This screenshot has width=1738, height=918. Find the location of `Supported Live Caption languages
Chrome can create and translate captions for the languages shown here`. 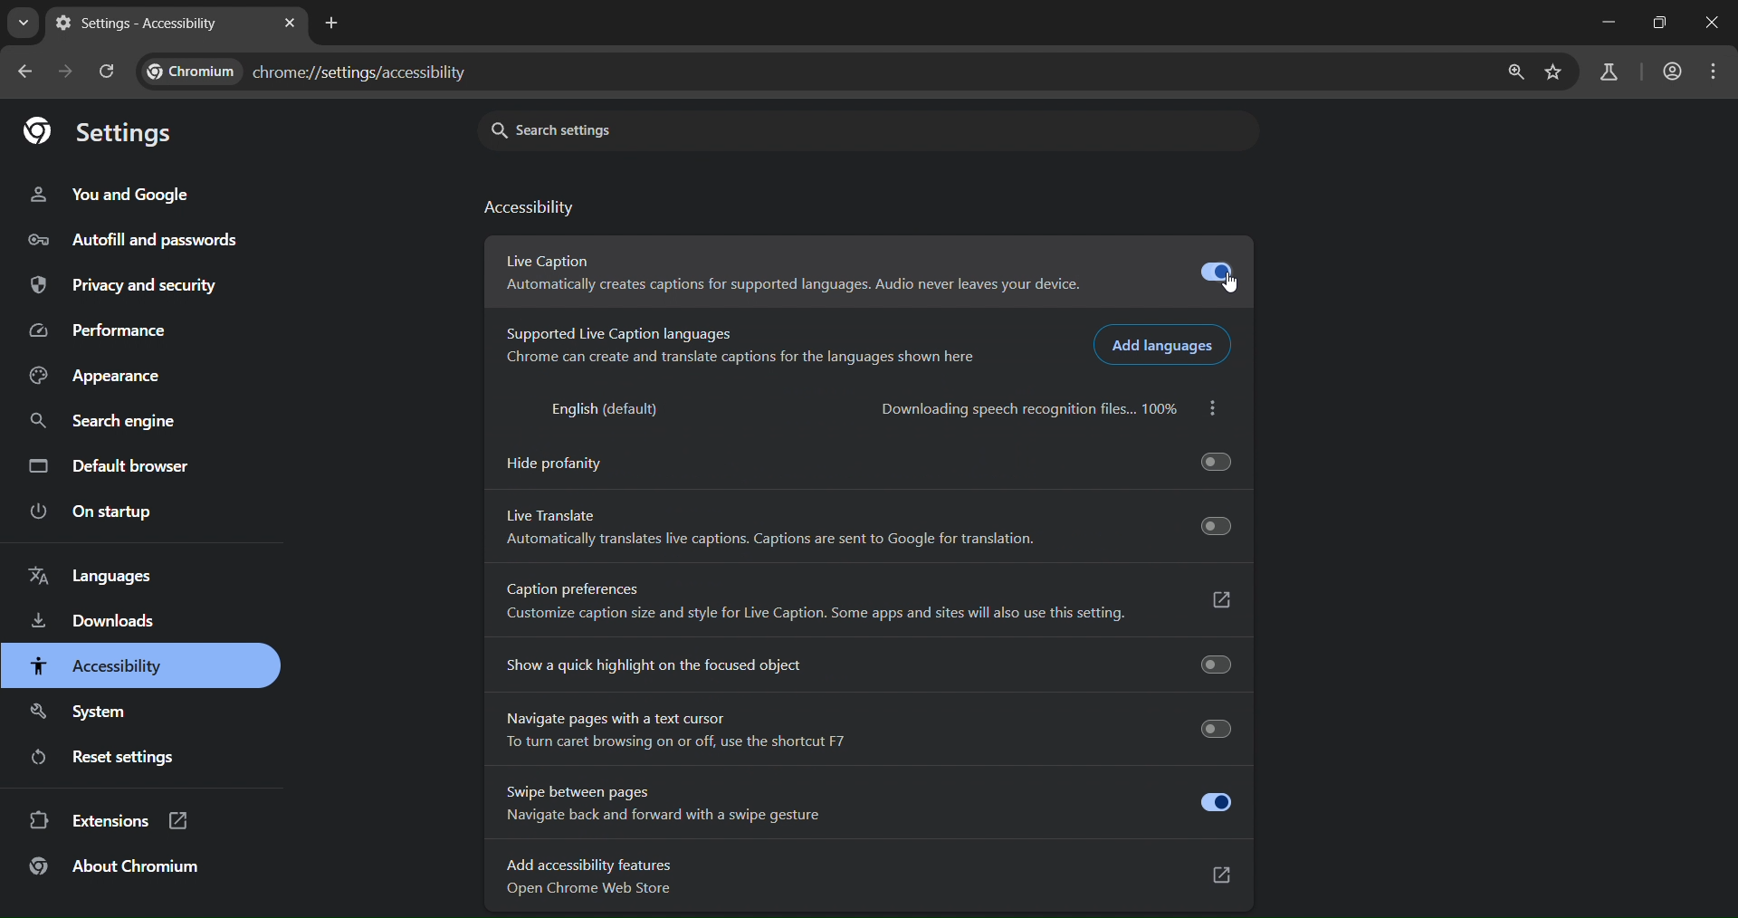

Supported Live Caption languages
Chrome can create and translate captions for the languages shown here is located at coordinates (738, 346).